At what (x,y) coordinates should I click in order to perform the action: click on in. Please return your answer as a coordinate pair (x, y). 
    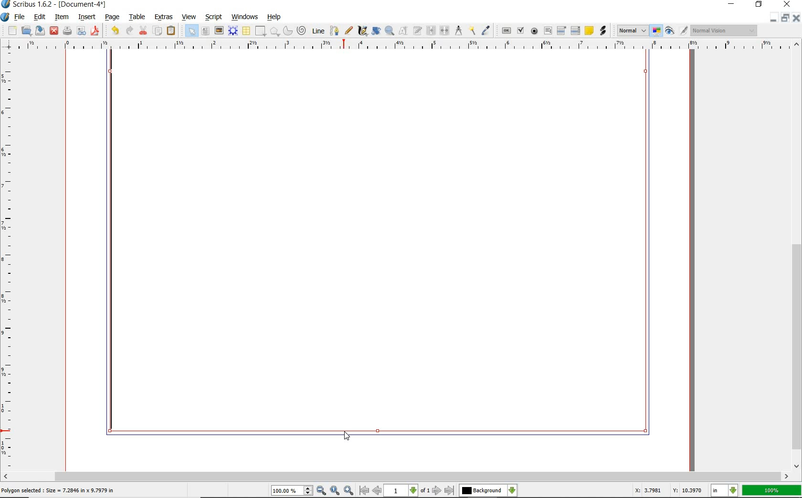
    Looking at the image, I should click on (725, 490).